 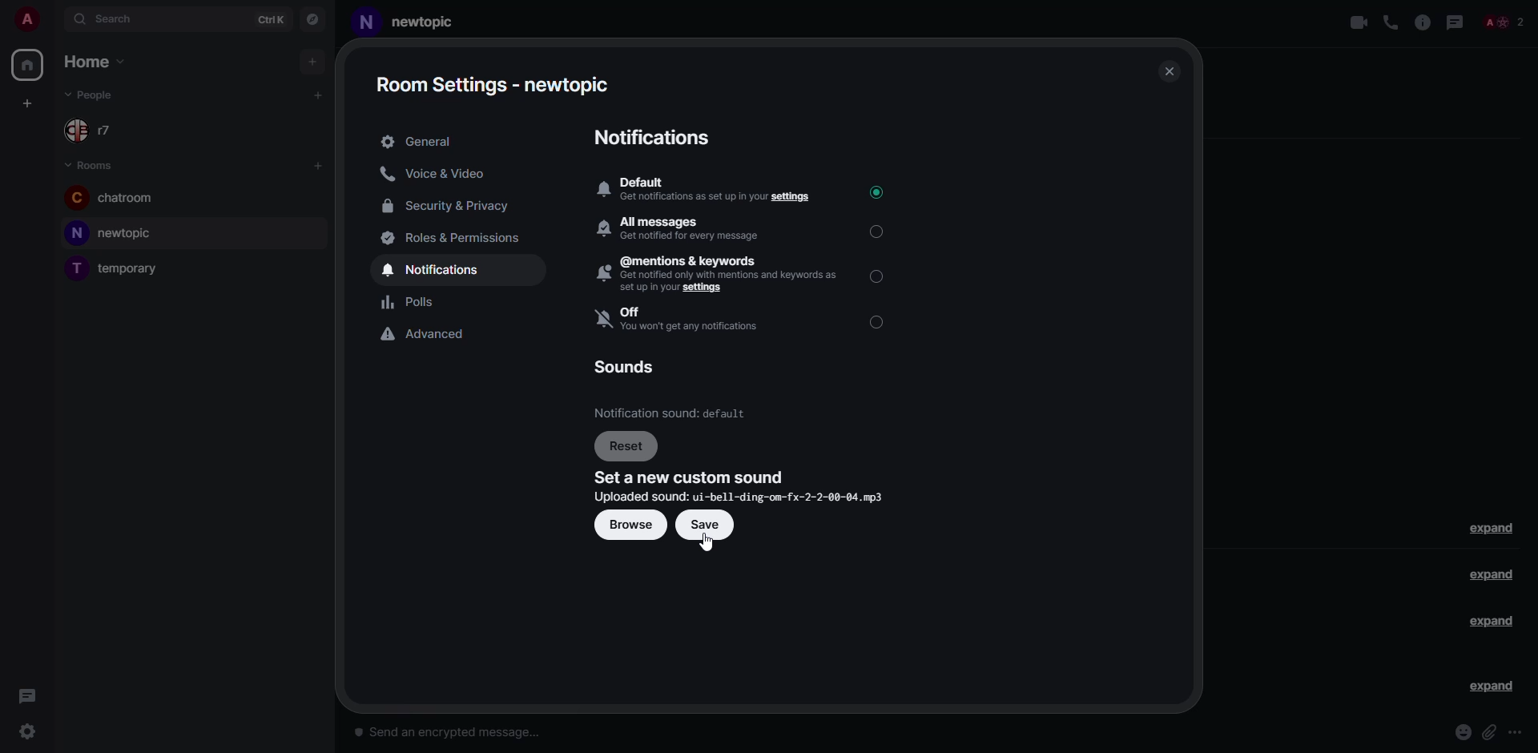 What do you see at coordinates (1166, 71) in the screenshot?
I see `close` at bounding box center [1166, 71].